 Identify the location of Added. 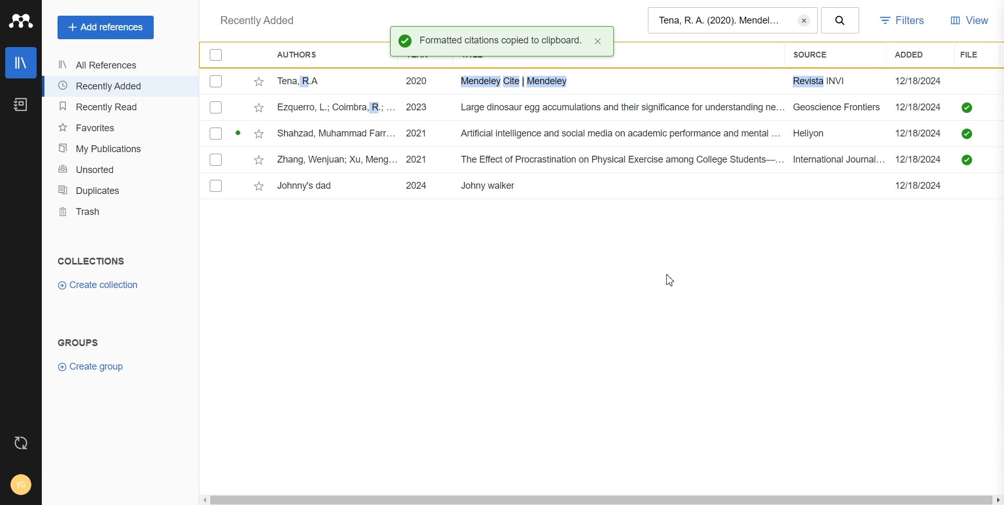
(919, 54).